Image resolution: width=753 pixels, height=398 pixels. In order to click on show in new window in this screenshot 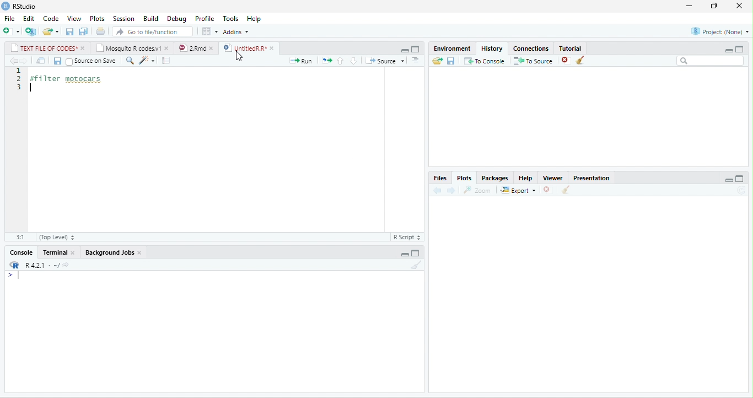, I will do `click(41, 61)`.